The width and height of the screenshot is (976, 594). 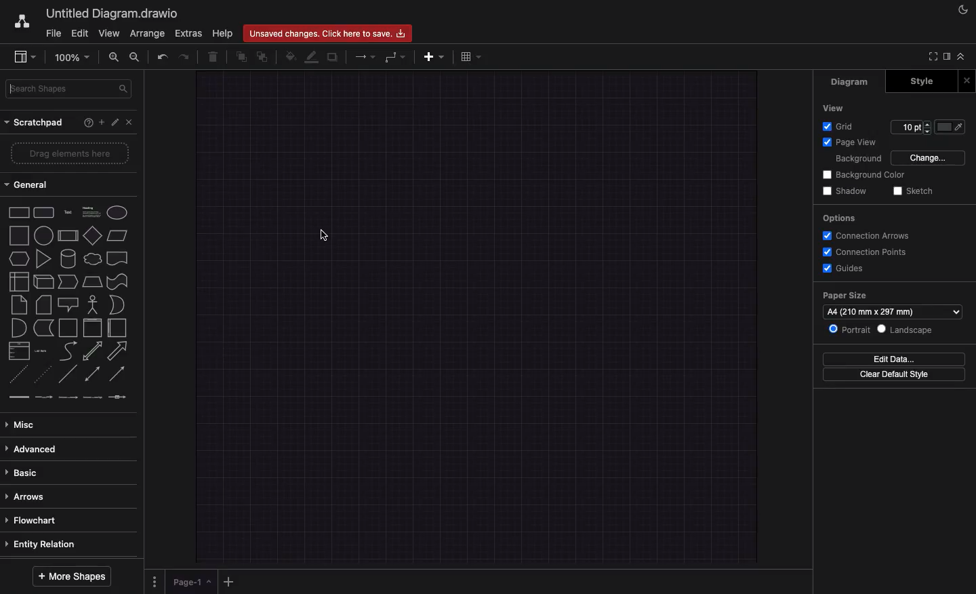 What do you see at coordinates (24, 58) in the screenshot?
I see `Sidebar` at bounding box center [24, 58].